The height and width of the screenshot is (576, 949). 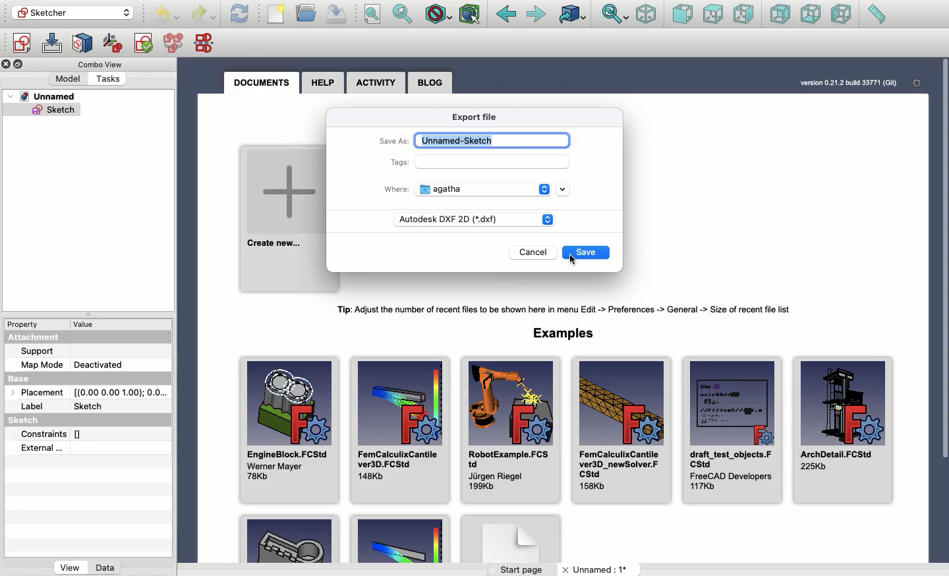 I want to click on Fit all, so click(x=376, y=14).